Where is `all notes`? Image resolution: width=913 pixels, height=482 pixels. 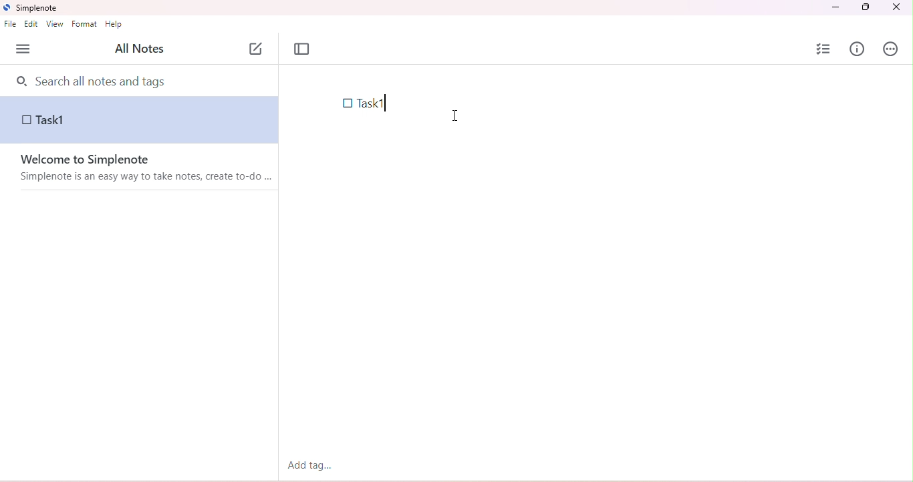
all notes is located at coordinates (138, 49).